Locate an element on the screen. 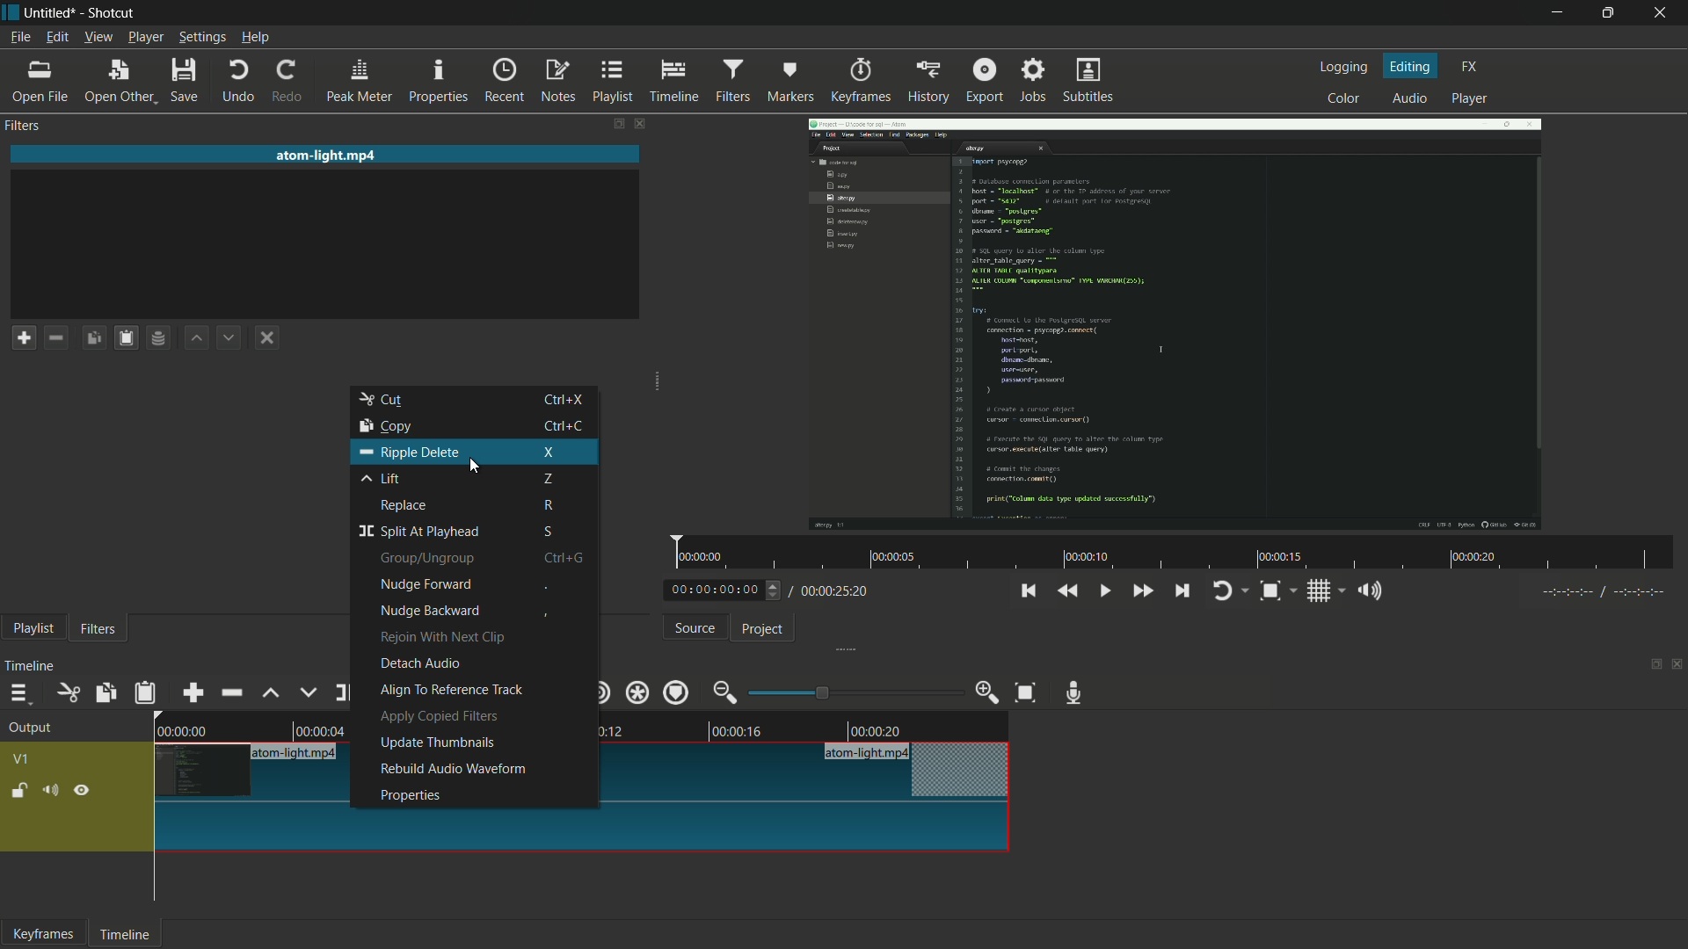 The width and height of the screenshot is (1688, 949). jobs is located at coordinates (1033, 79).